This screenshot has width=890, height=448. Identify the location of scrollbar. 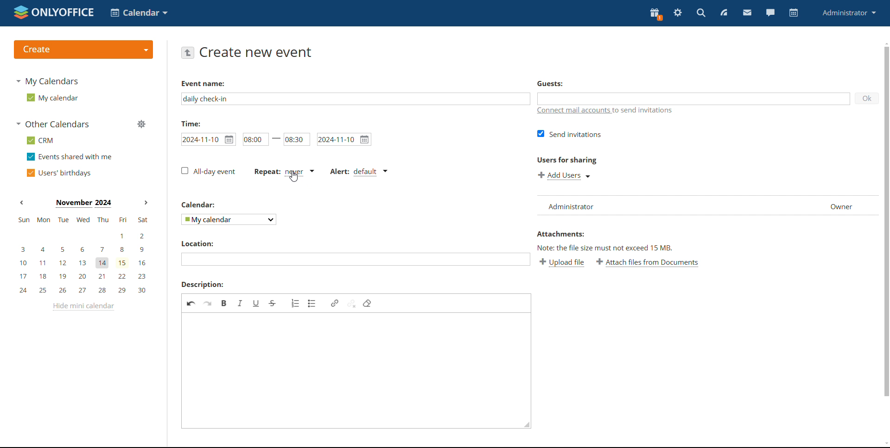
(886, 221).